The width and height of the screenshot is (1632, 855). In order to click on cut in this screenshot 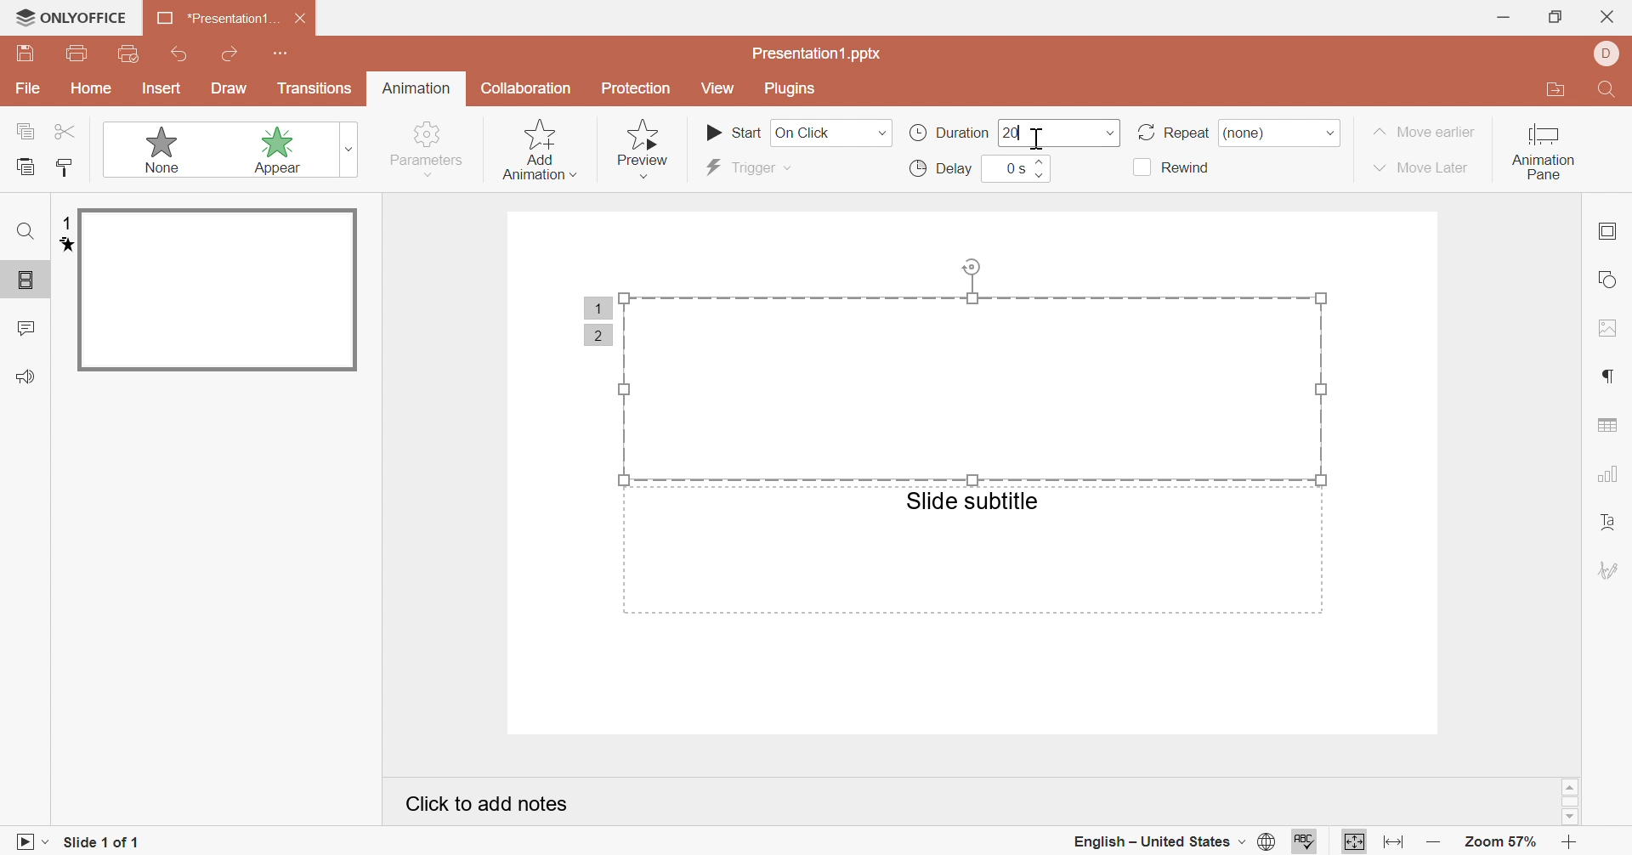, I will do `click(66, 132)`.